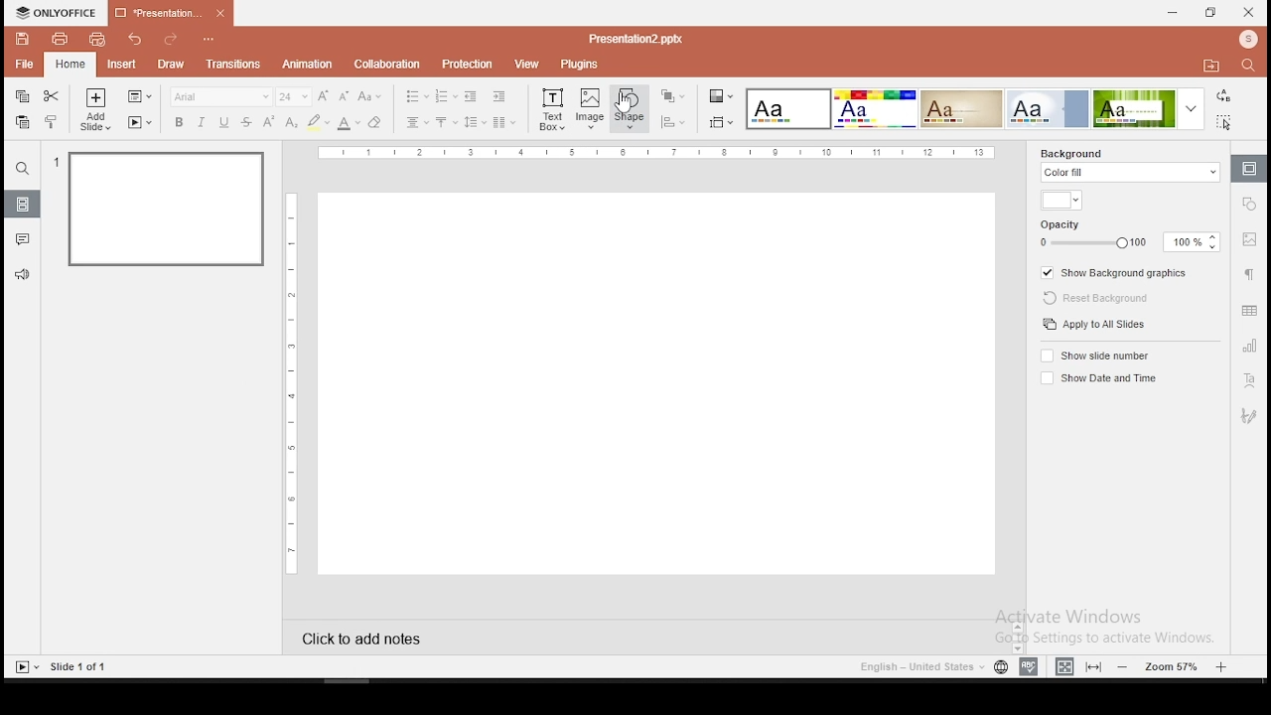 The image size is (1271, 715). I want to click on quick print, so click(96, 39).